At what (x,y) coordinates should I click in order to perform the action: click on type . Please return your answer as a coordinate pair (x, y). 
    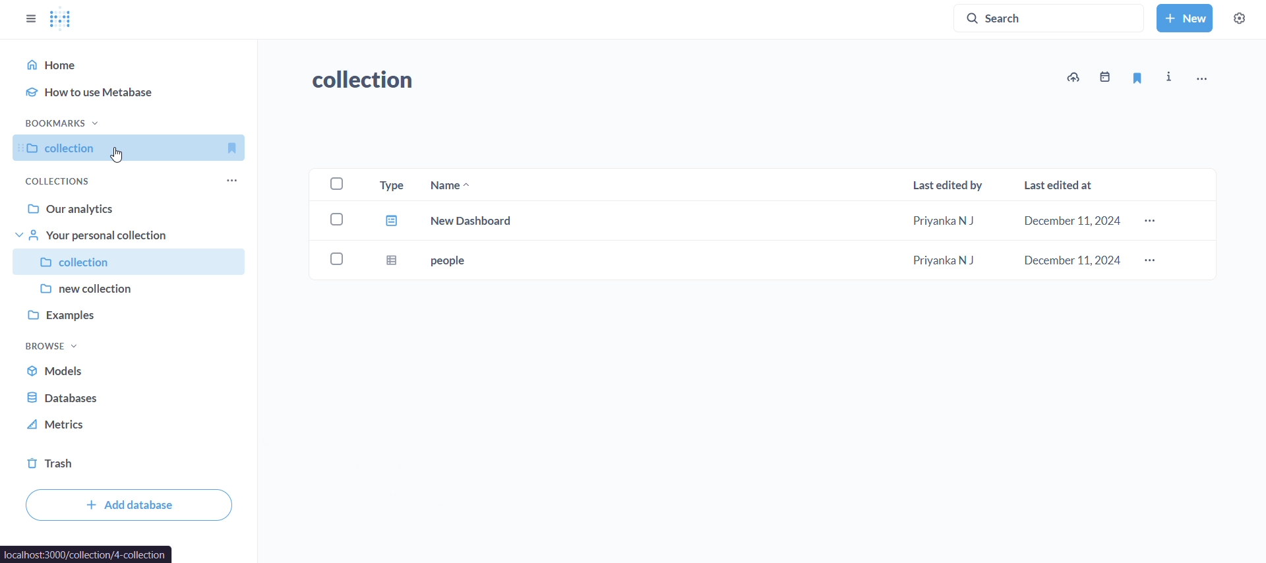
    Looking at the image, I should click on (391, 222).